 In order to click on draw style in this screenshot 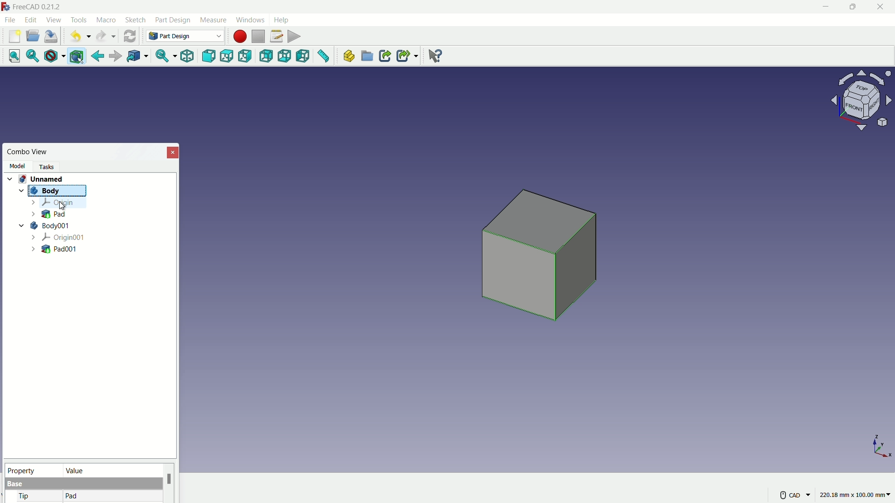, I will do `click(53, 56)`.